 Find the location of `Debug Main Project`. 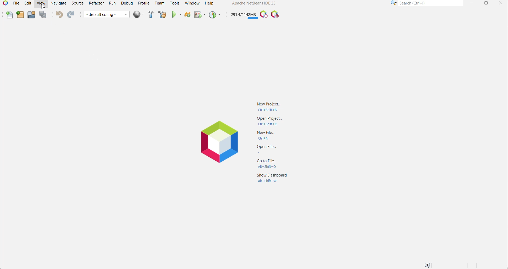

Debug Main Project is located at coordinates (199, 16).